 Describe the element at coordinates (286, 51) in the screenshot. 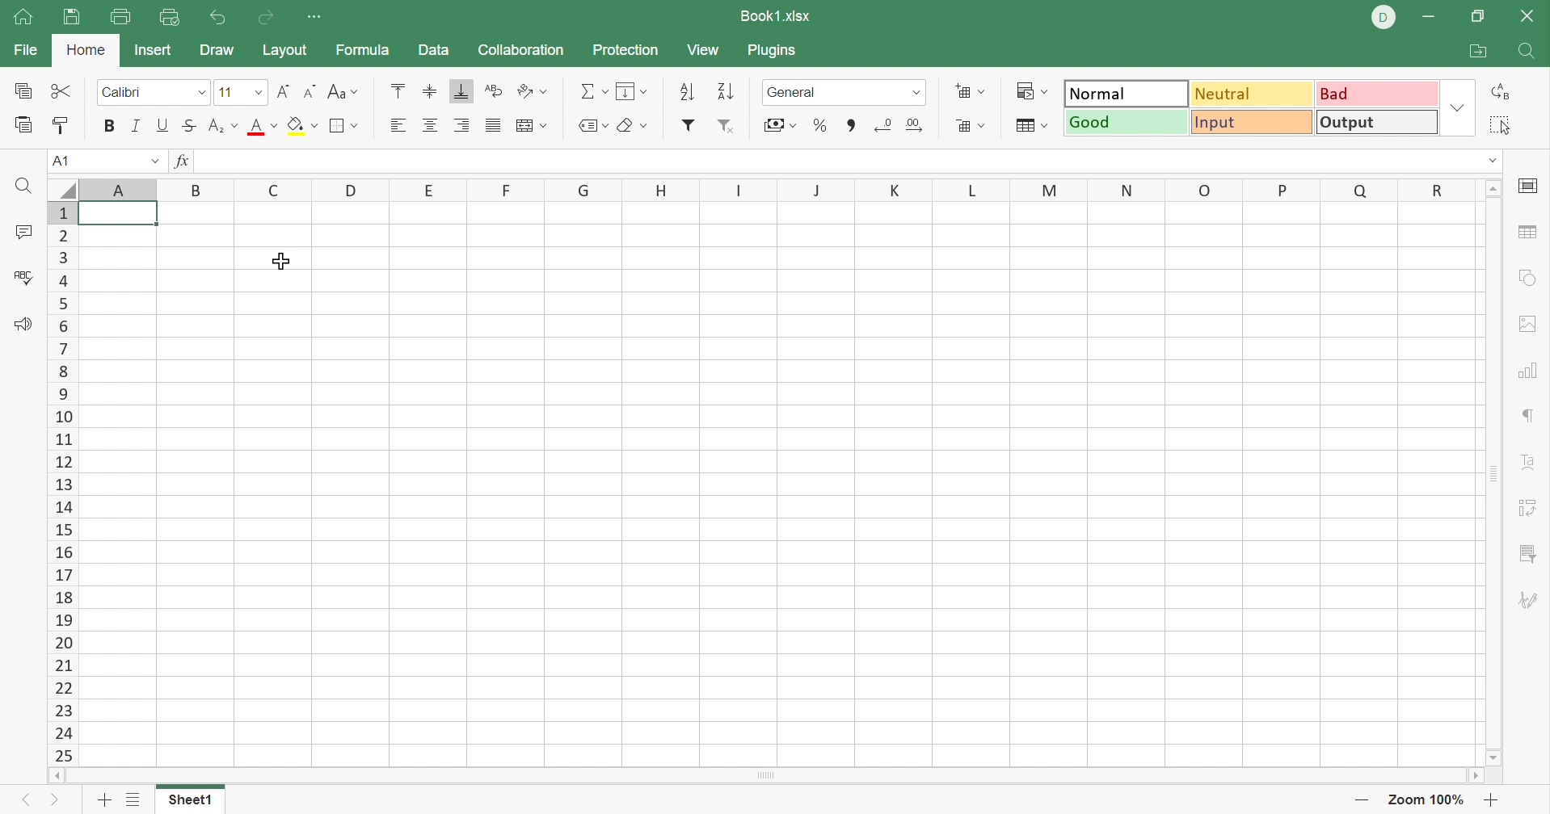

I see `Layout` at that location.